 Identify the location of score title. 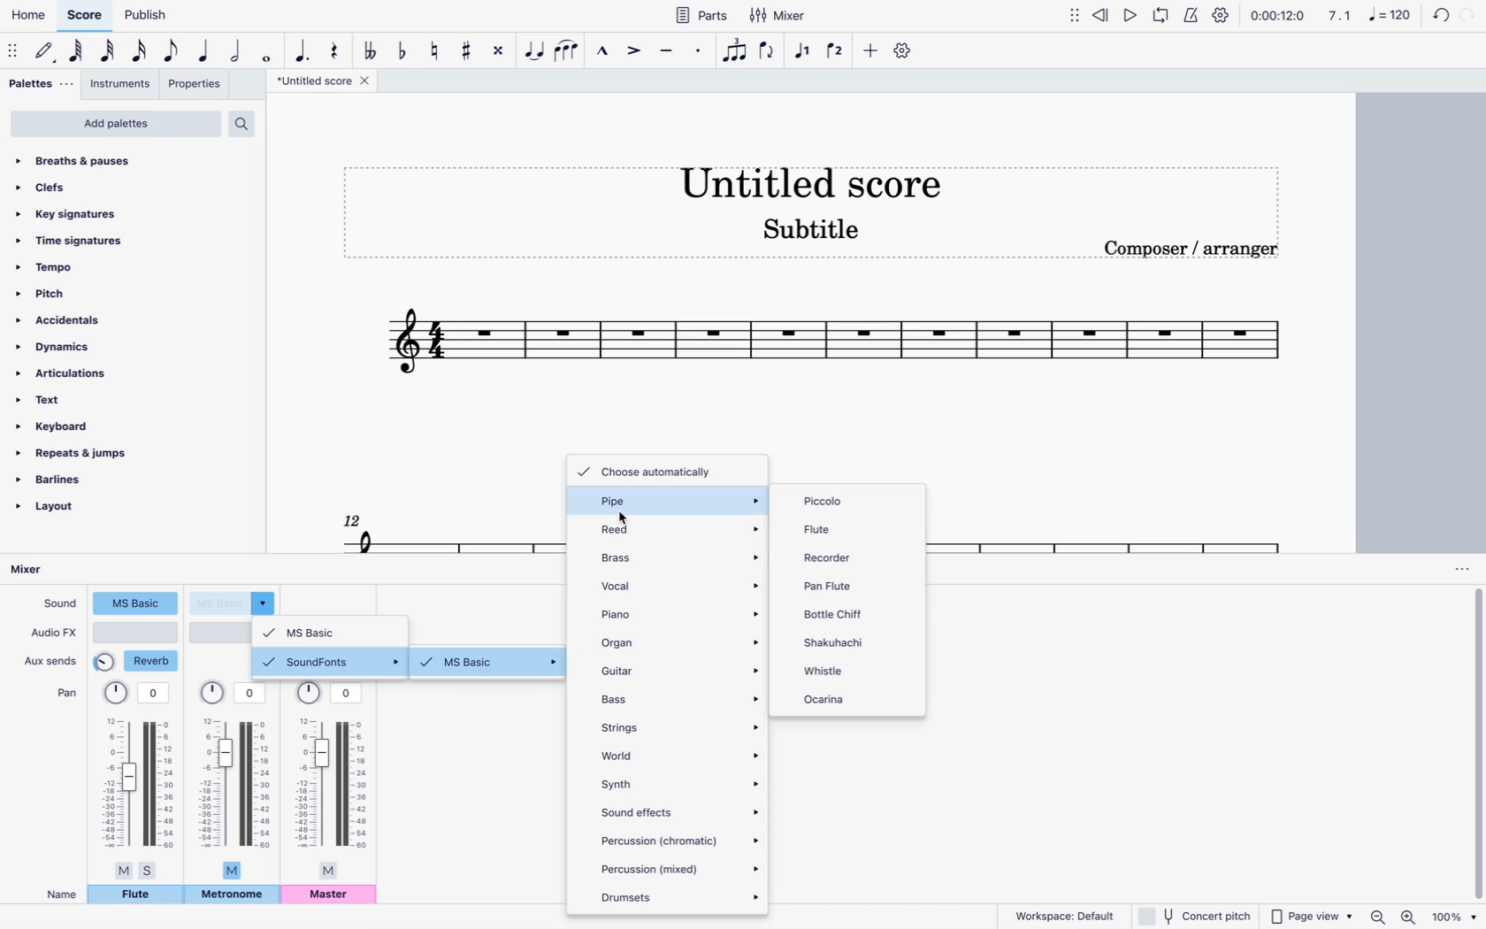
(811, 177).